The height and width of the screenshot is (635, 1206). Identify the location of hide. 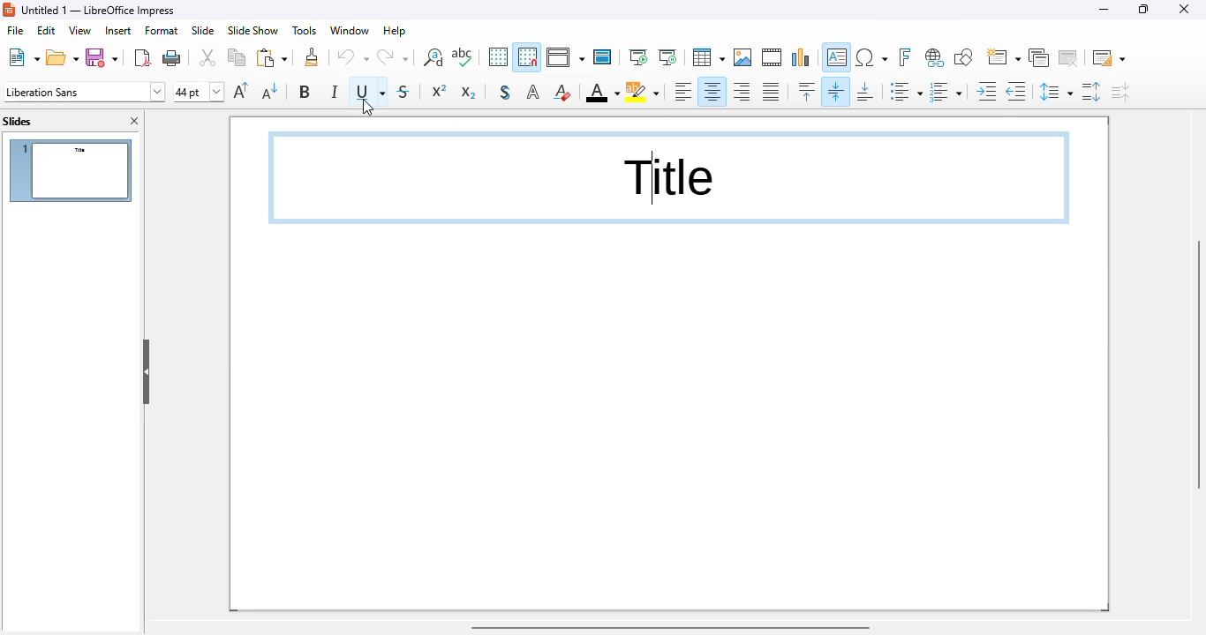
(146, 371).